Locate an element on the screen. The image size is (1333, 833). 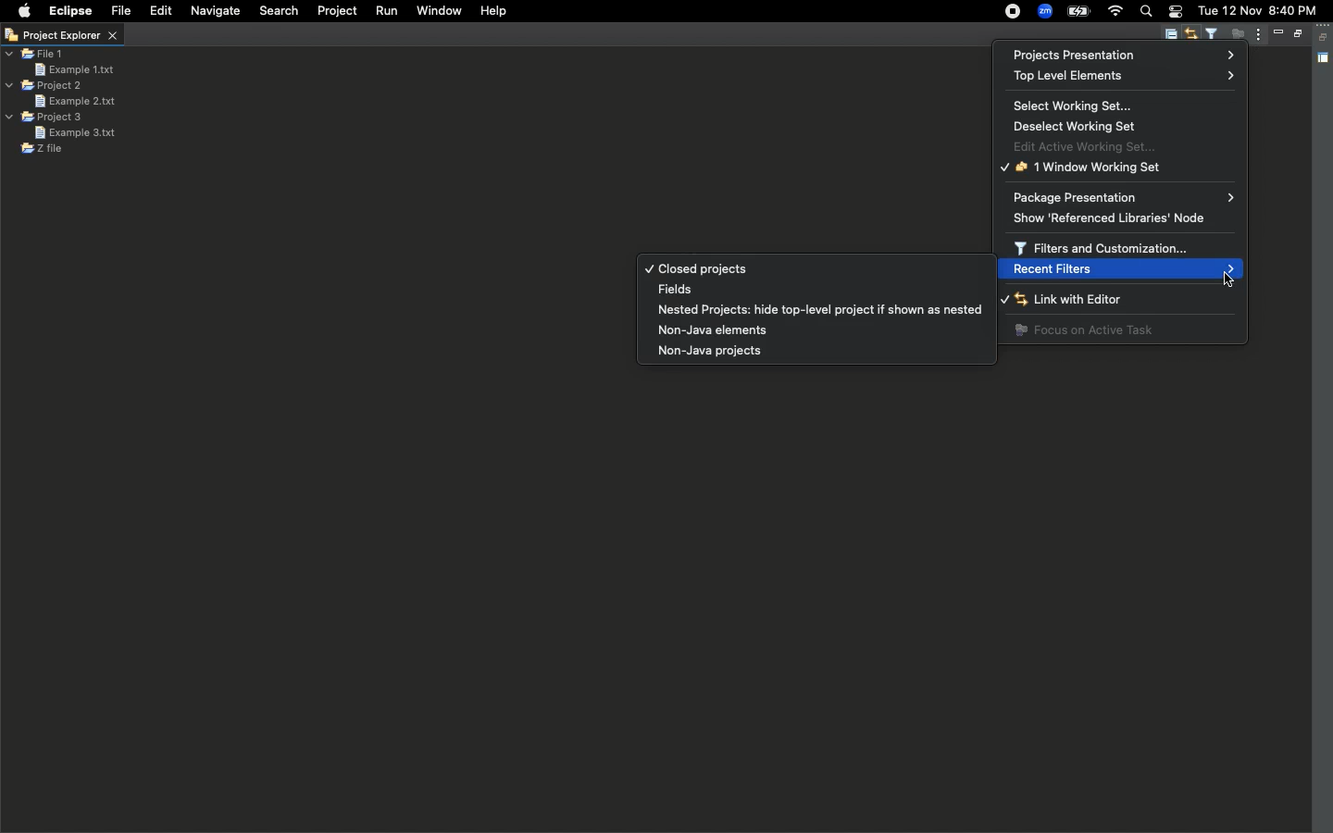
1 window working set is located at coordinates (1084, 168).